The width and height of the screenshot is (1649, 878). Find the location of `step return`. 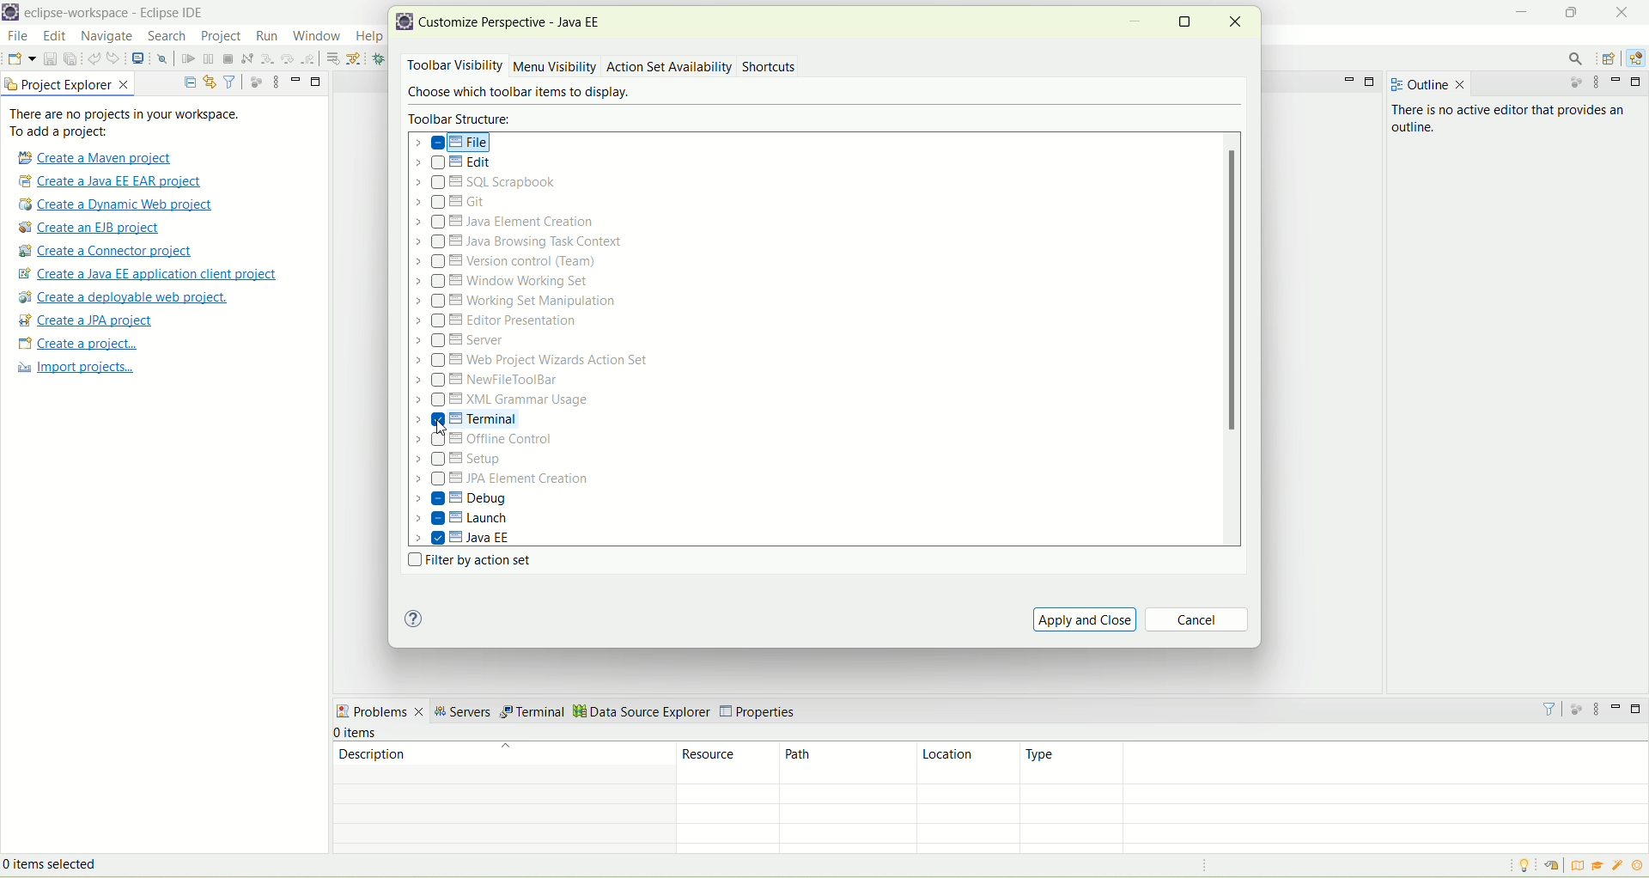

step return is located at coordinates (308, 58).